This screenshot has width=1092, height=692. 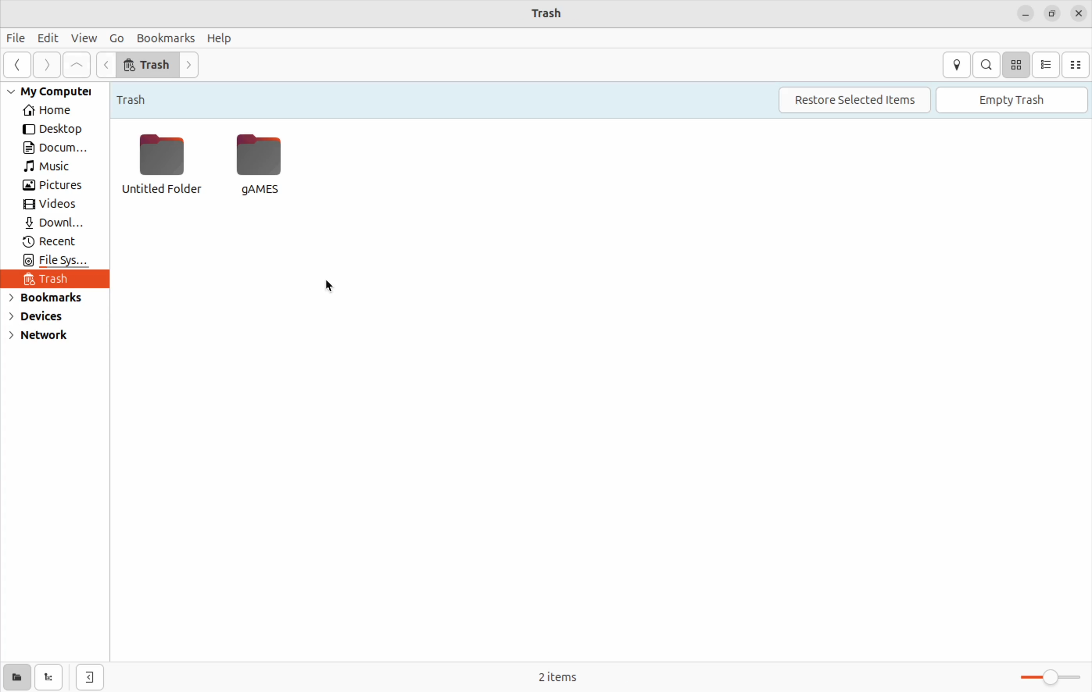 I want to click on forward, so click(x=44, y=67).